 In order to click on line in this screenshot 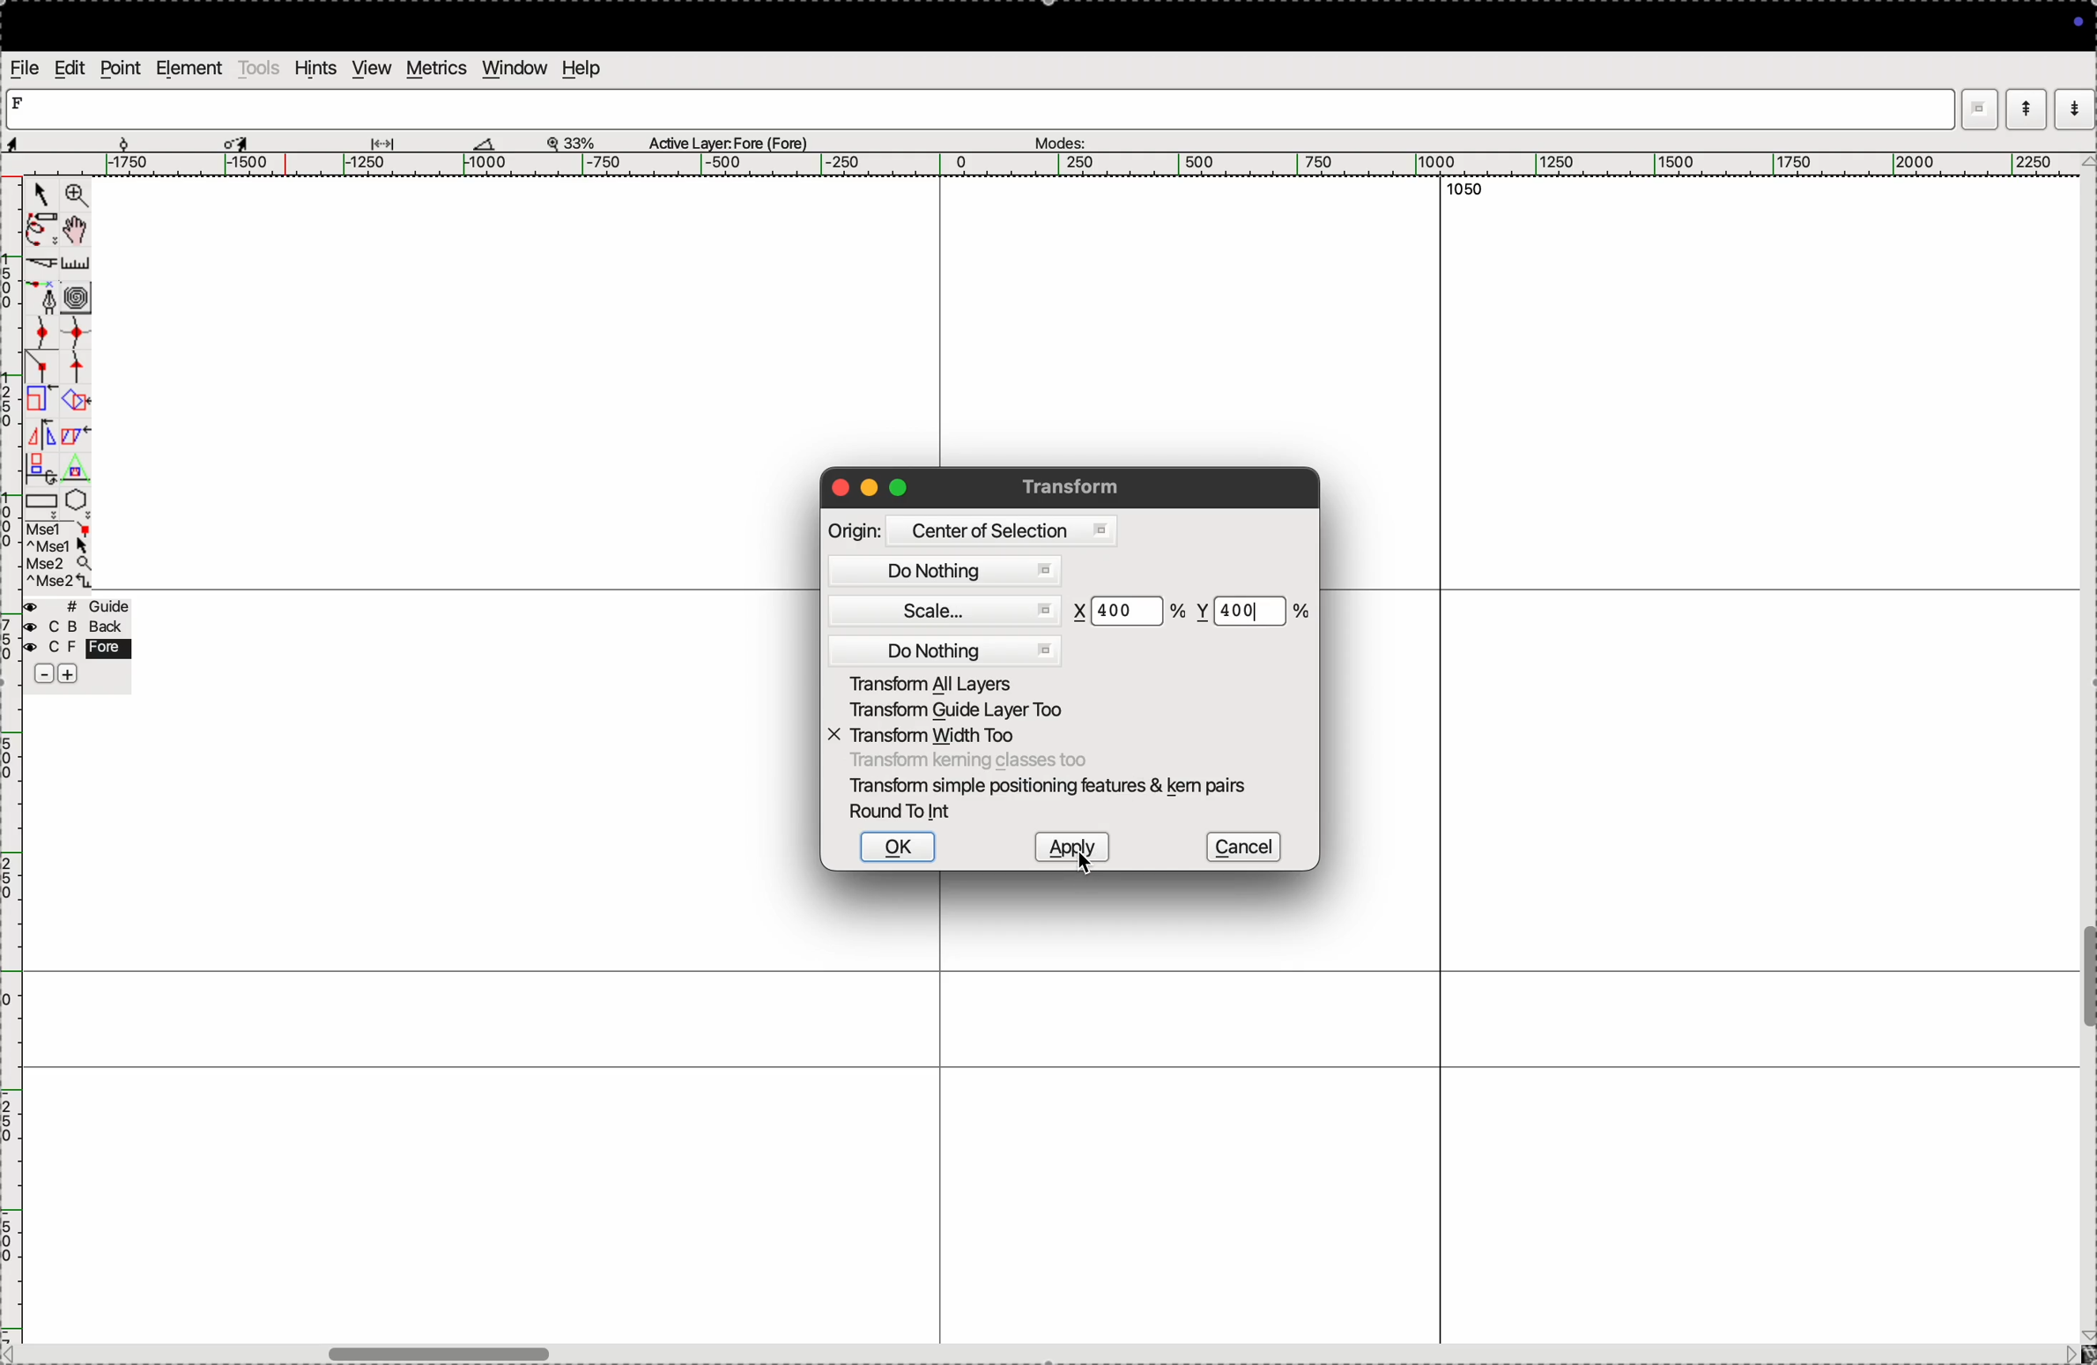, I will do `click(44, 370)`.